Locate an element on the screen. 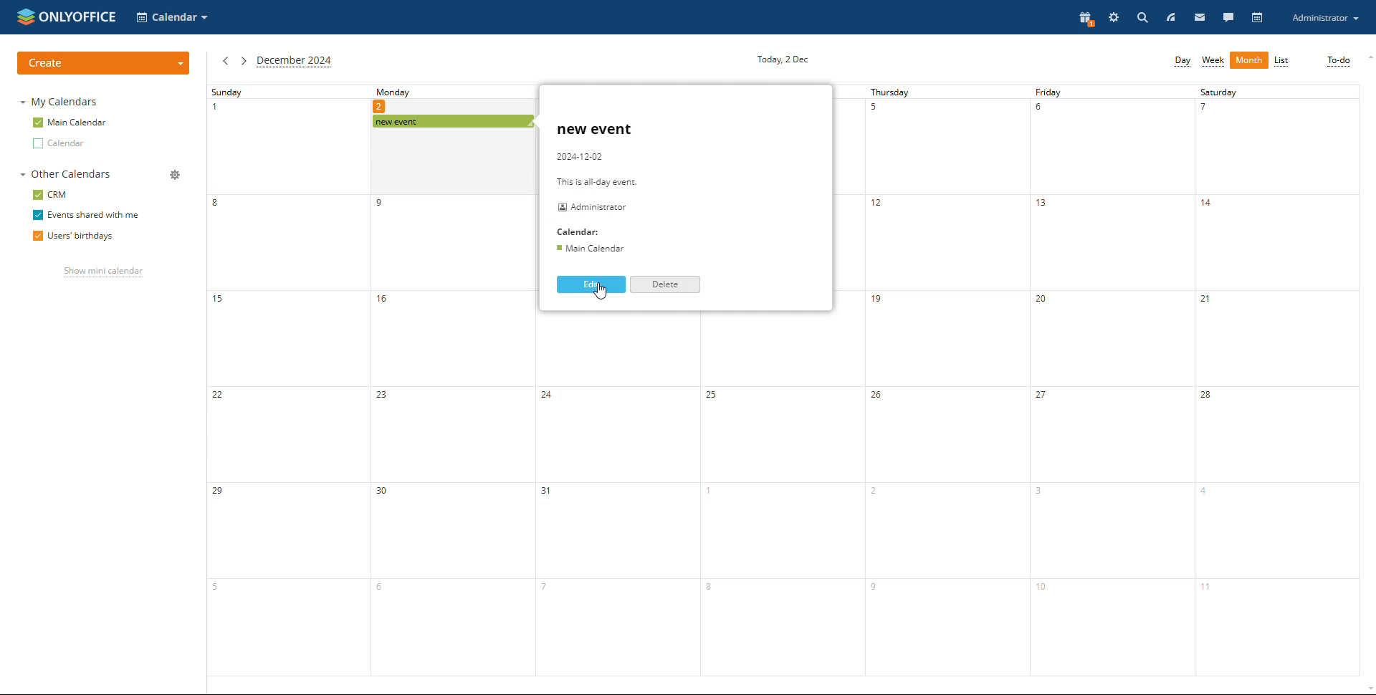 This screenshot has width=1376, height=695. create is located at coordinates (102, 64).